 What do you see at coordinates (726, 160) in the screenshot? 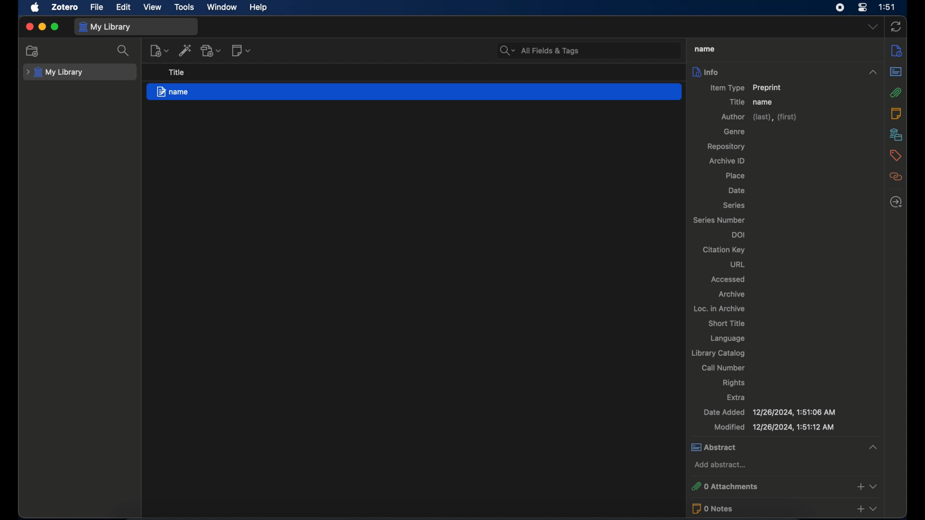
I see `archive id` at bounding box center [726, 160].